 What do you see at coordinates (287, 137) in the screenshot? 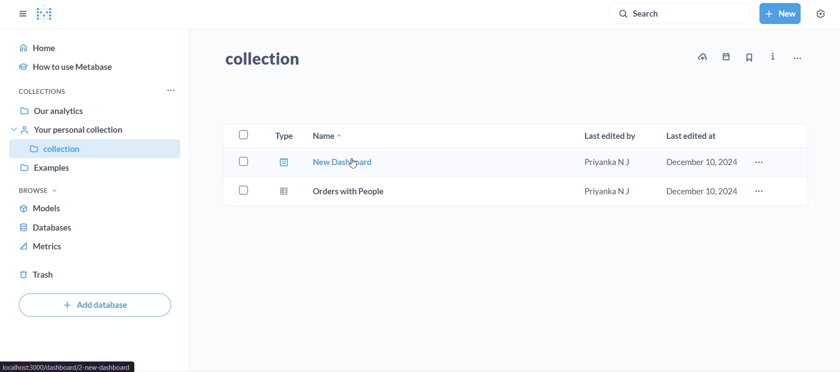
I see `type` at bounding box center [287, 137].